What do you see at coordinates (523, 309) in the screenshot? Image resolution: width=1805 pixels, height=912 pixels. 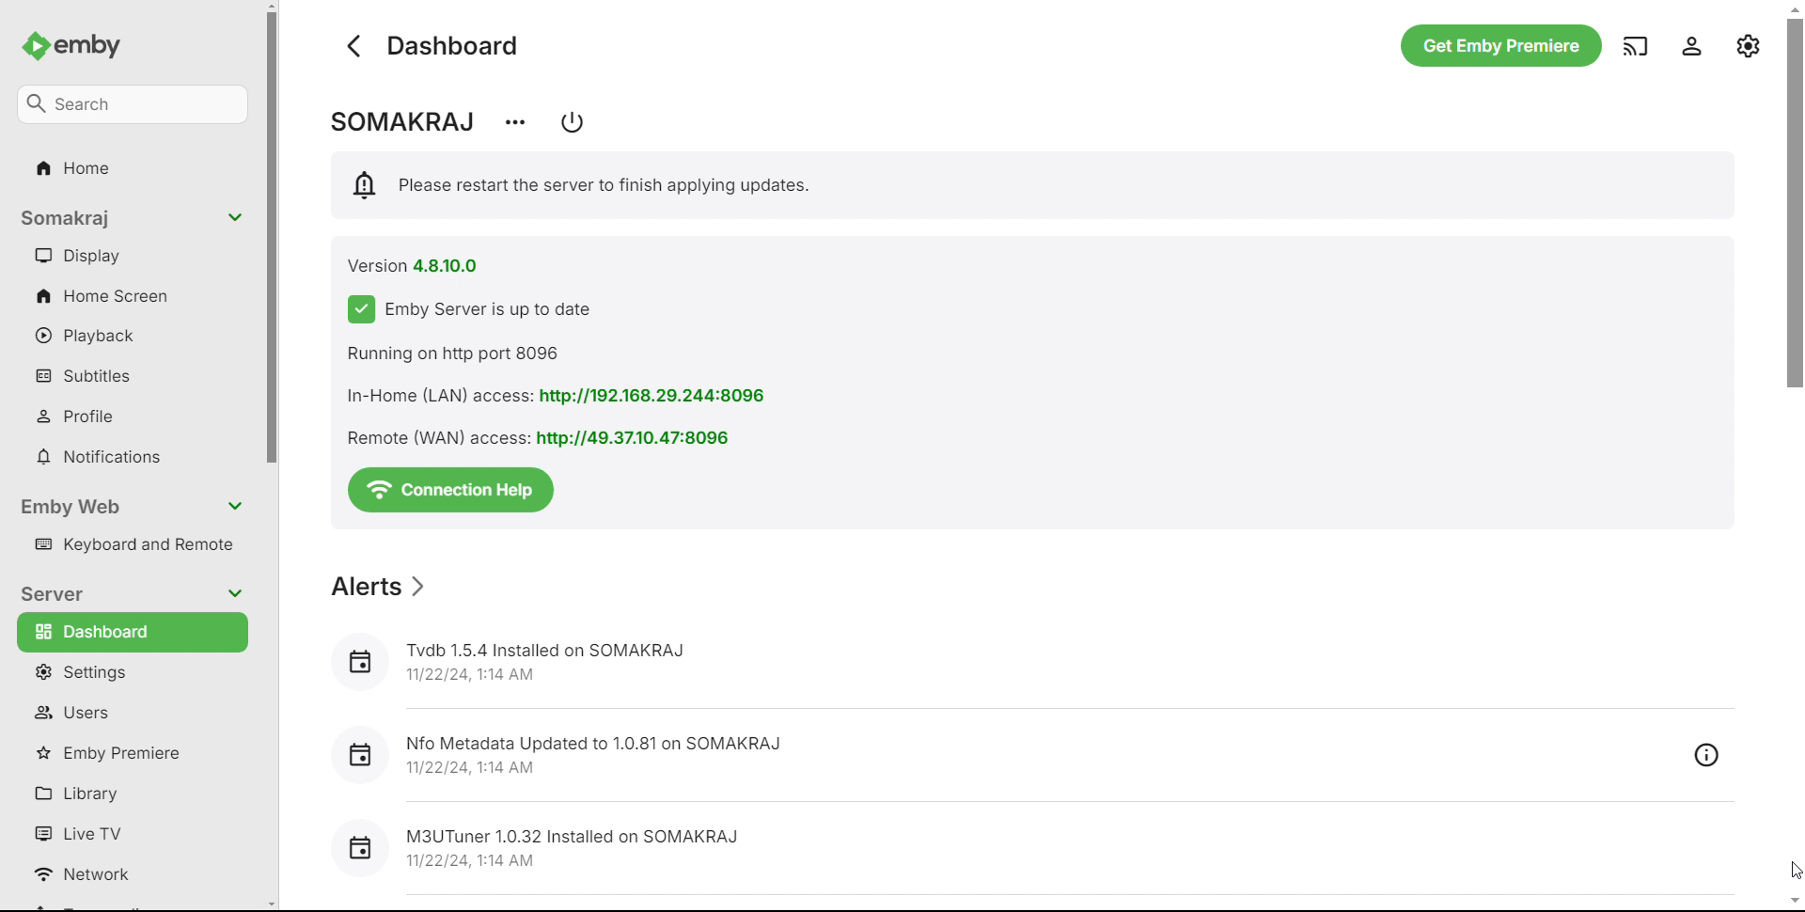 I see `Emby Server is up to date` at bounding box center [523, 309].